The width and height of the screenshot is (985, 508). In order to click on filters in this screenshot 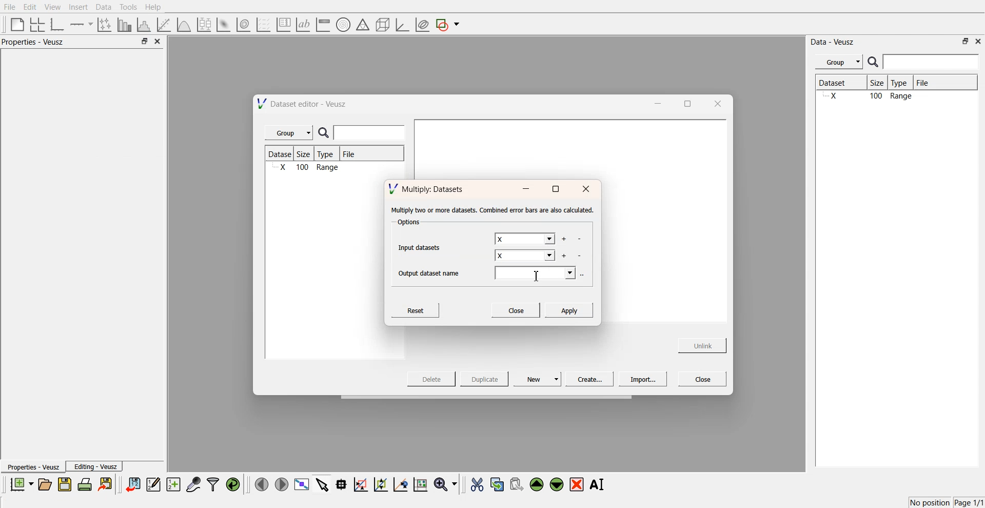, I will do `click(212, 484)`.